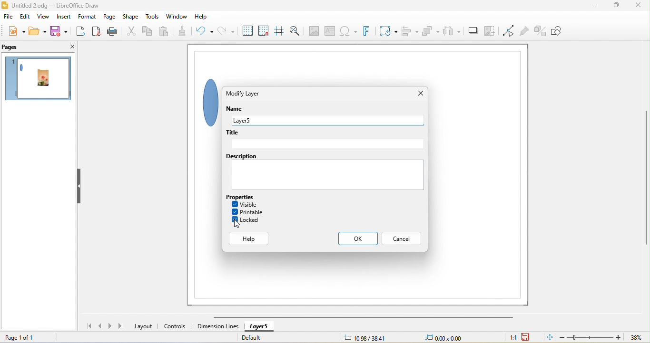  I want to click on display grid, so click(246, 30).